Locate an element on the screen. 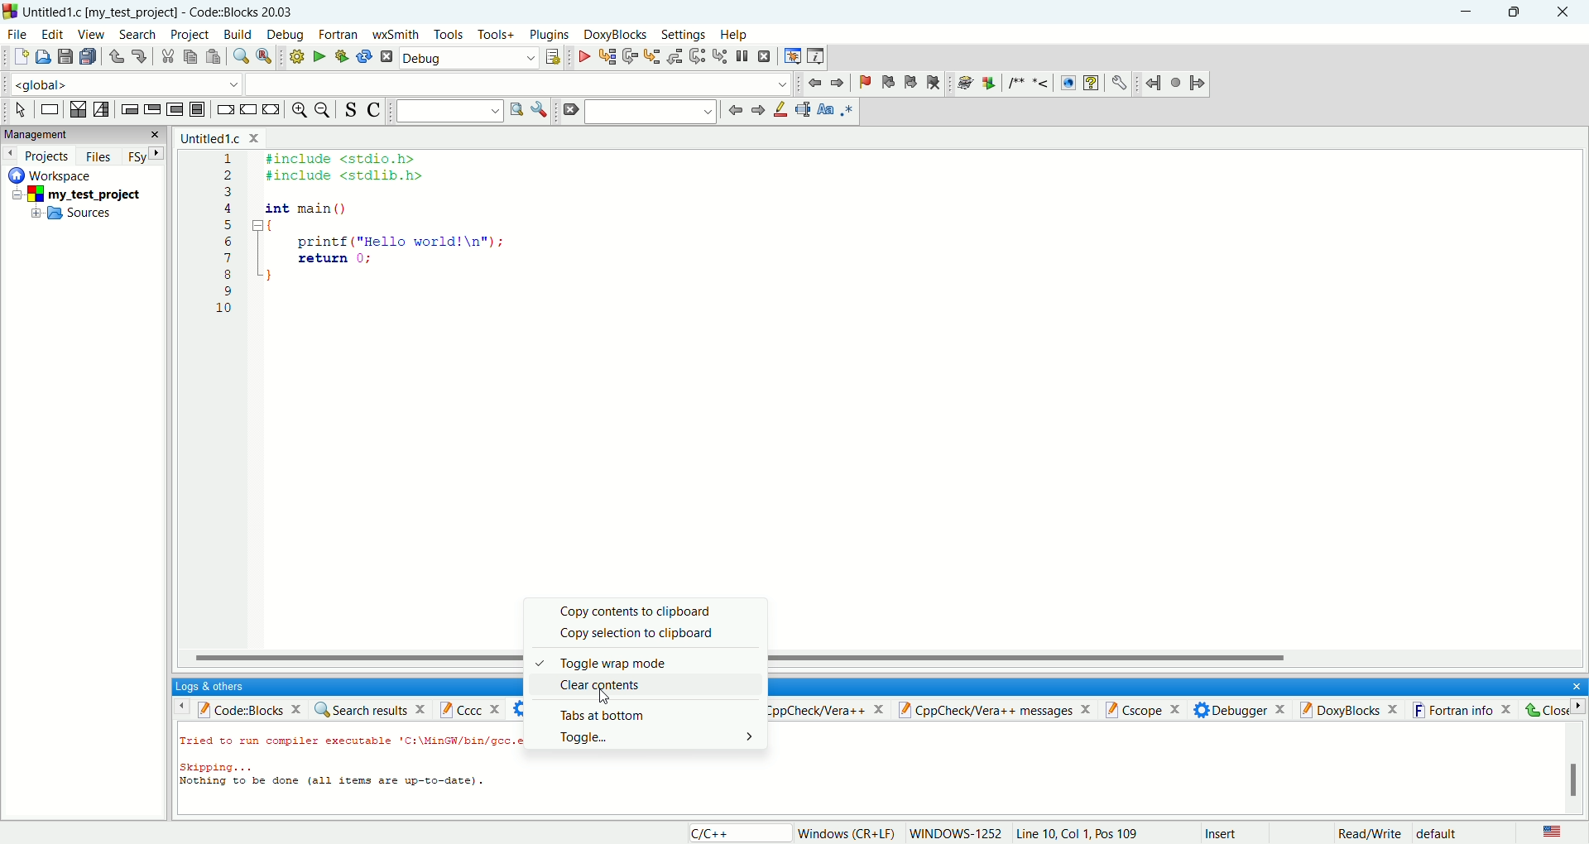 This screenshot has height=844, width=1589. instruction is located at coordinates (48, 109).